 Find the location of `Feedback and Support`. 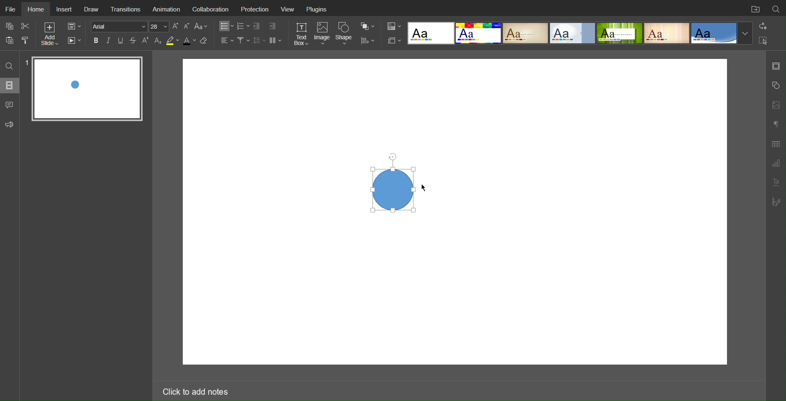

Feedback and Support is located at coordinates (9, 125).